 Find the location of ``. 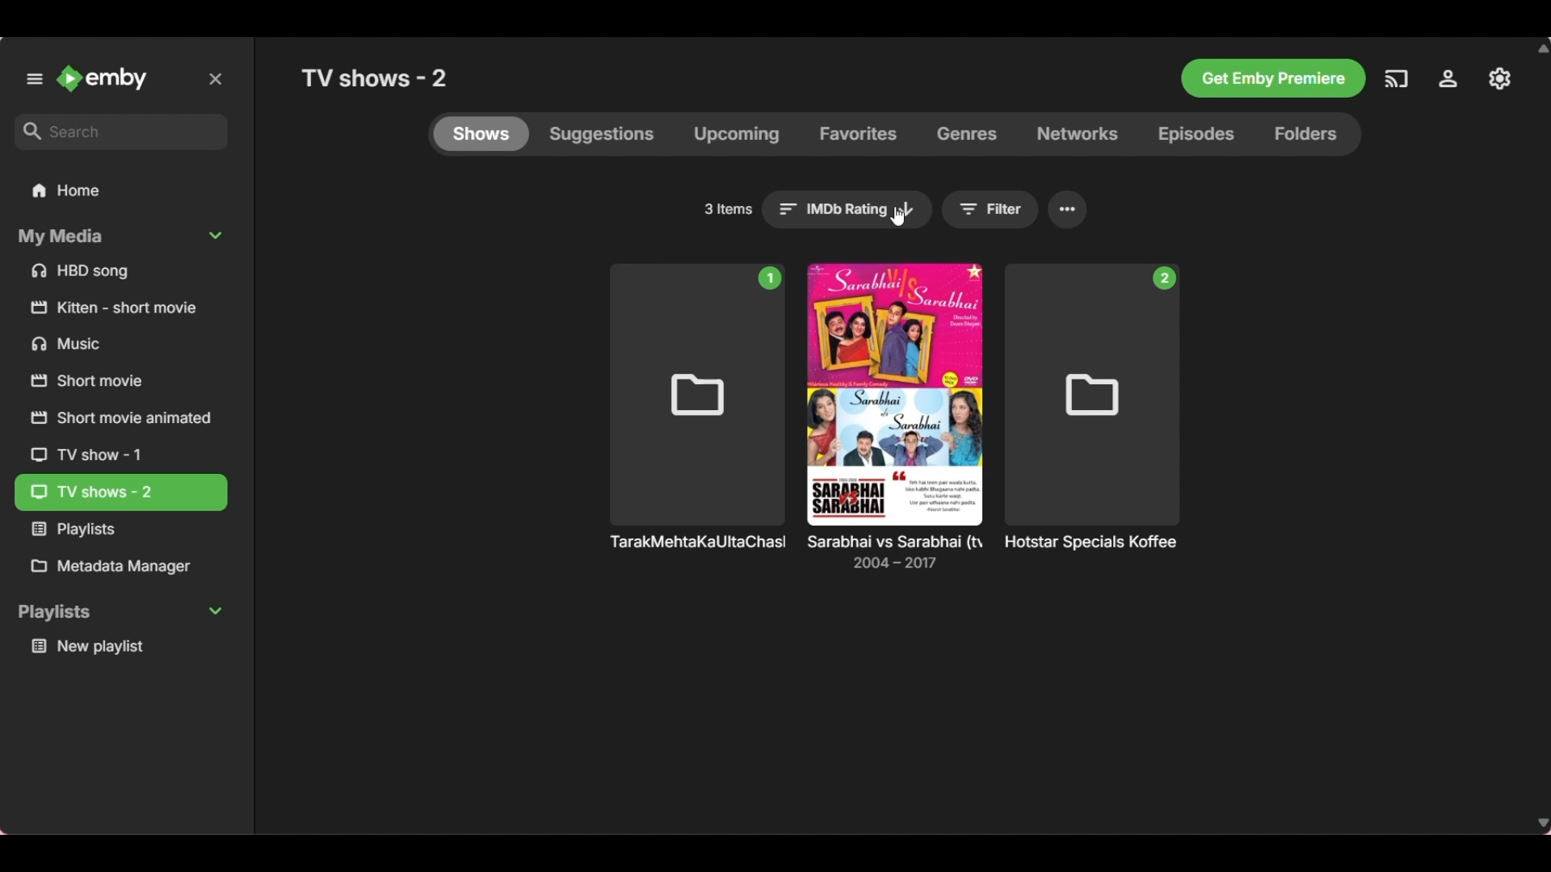

 is located at coordinates (898, 557).